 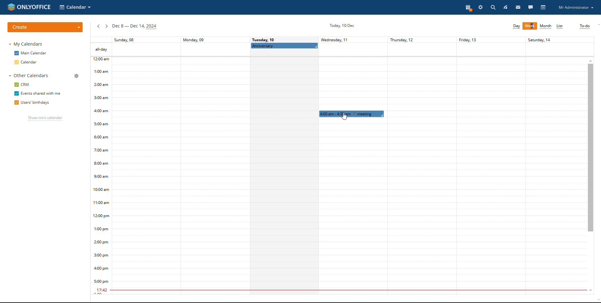 What do you see at coordinates (591, 147) in the screenshot?
I see `scrollbar` at bounding box center [591, 147].